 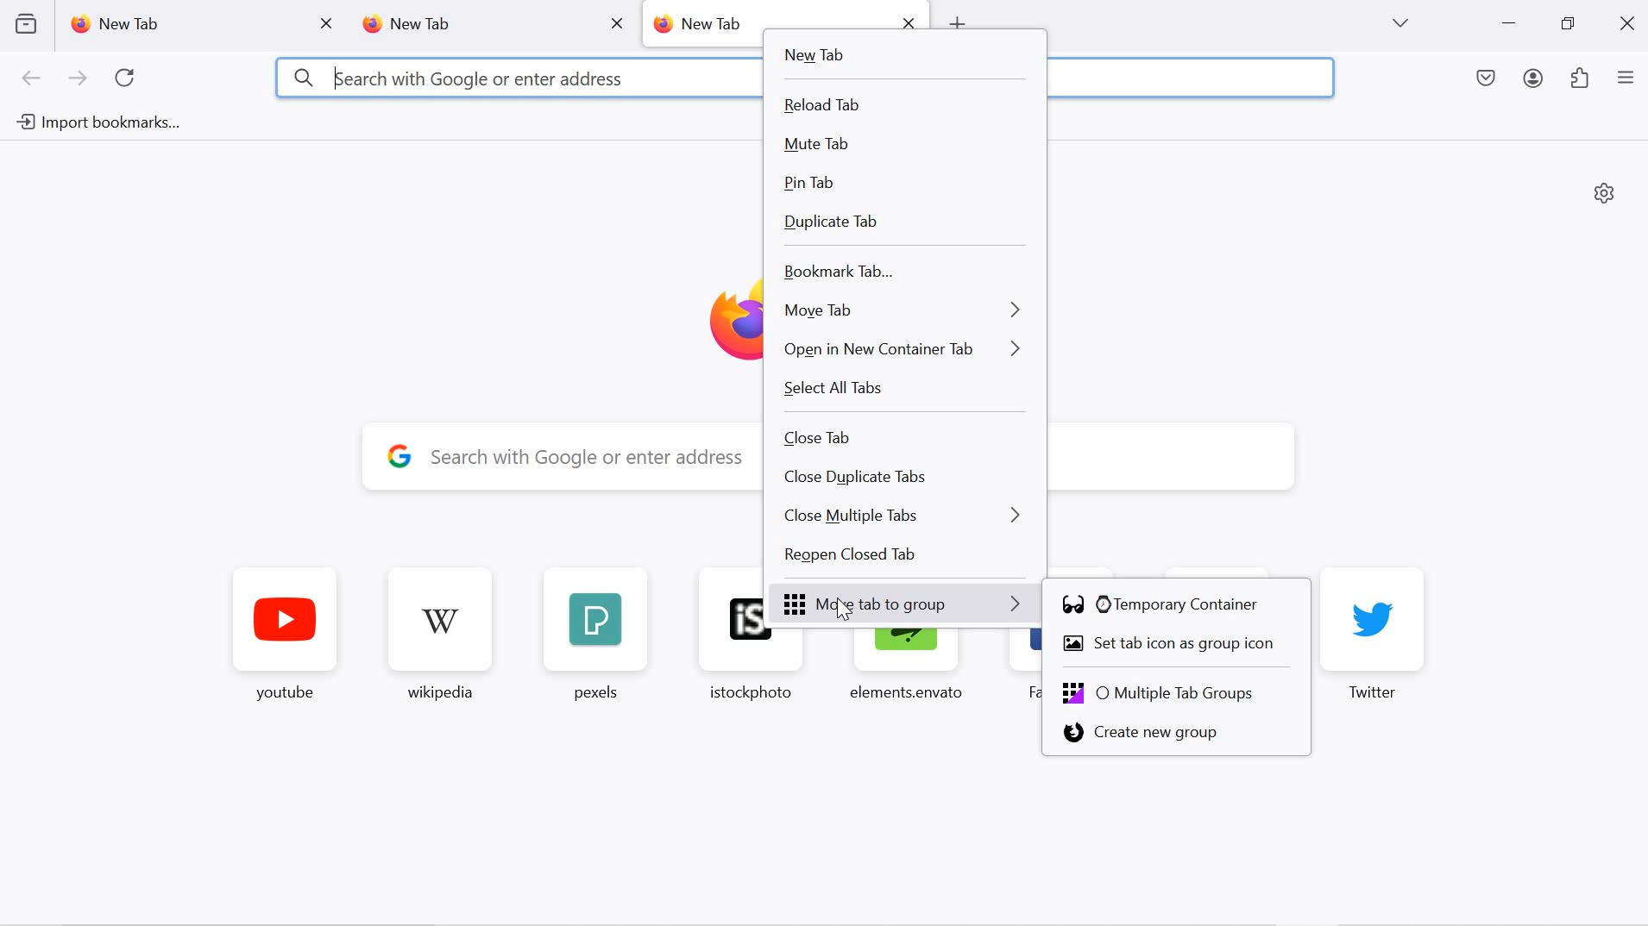 What do you see at coordinates (907, 436) in the screenshot?
I see `close tab` at bounding box center [907, 436].